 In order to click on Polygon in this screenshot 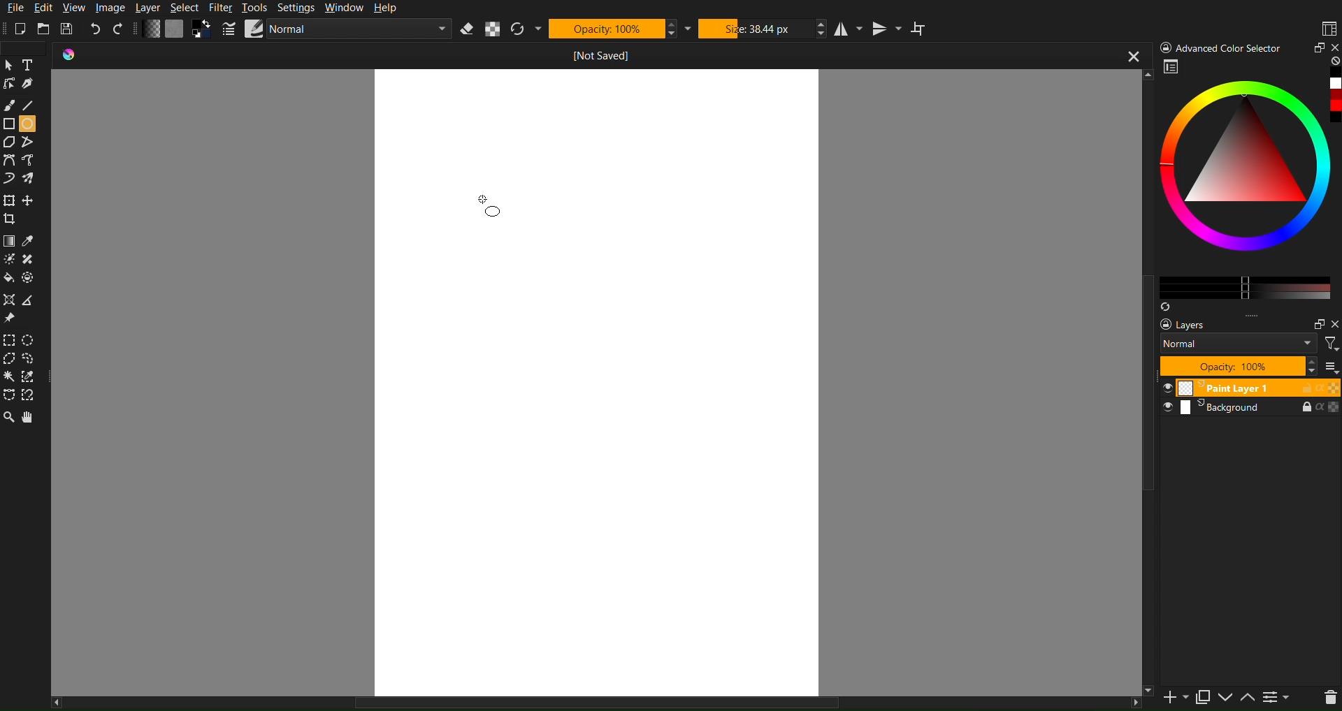, I will do `click(8, 142)`.